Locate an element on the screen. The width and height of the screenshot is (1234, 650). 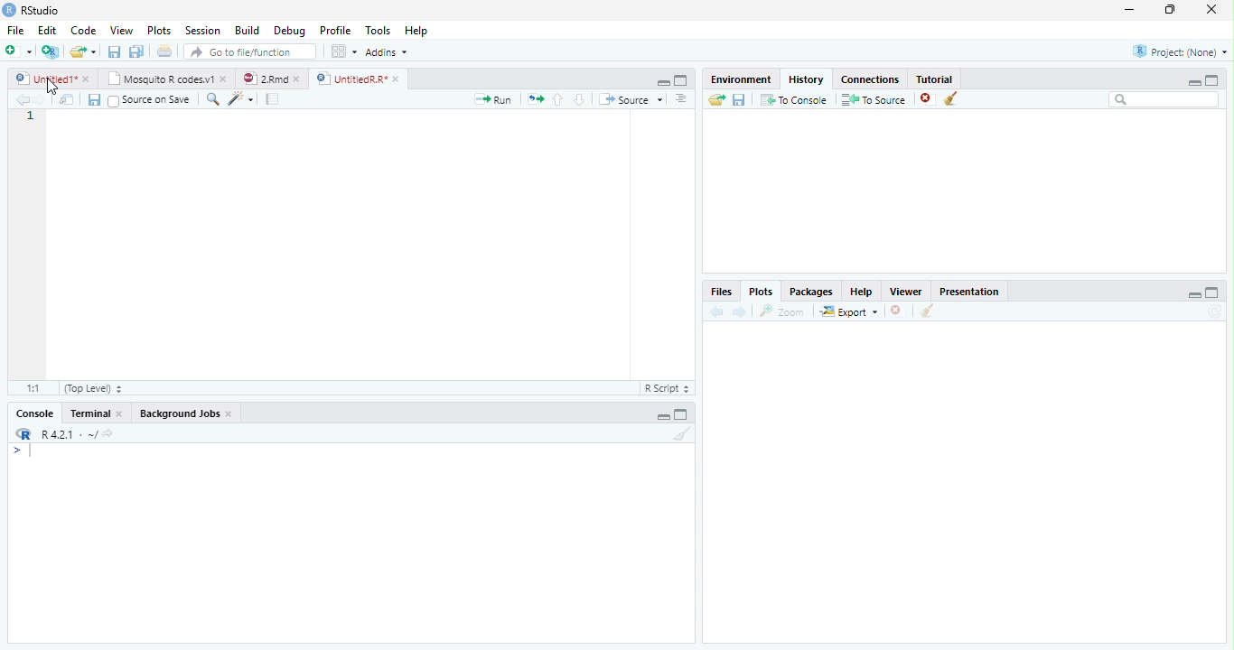
Help is located at coordinates (862, 291).